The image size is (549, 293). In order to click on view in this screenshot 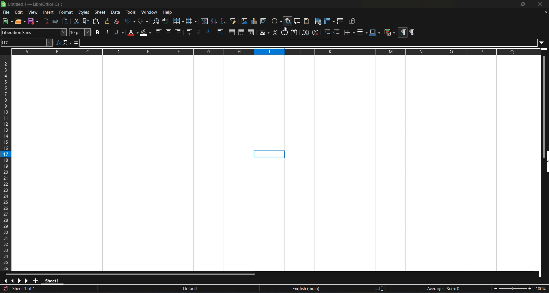, I will do `click(33, 12)`.